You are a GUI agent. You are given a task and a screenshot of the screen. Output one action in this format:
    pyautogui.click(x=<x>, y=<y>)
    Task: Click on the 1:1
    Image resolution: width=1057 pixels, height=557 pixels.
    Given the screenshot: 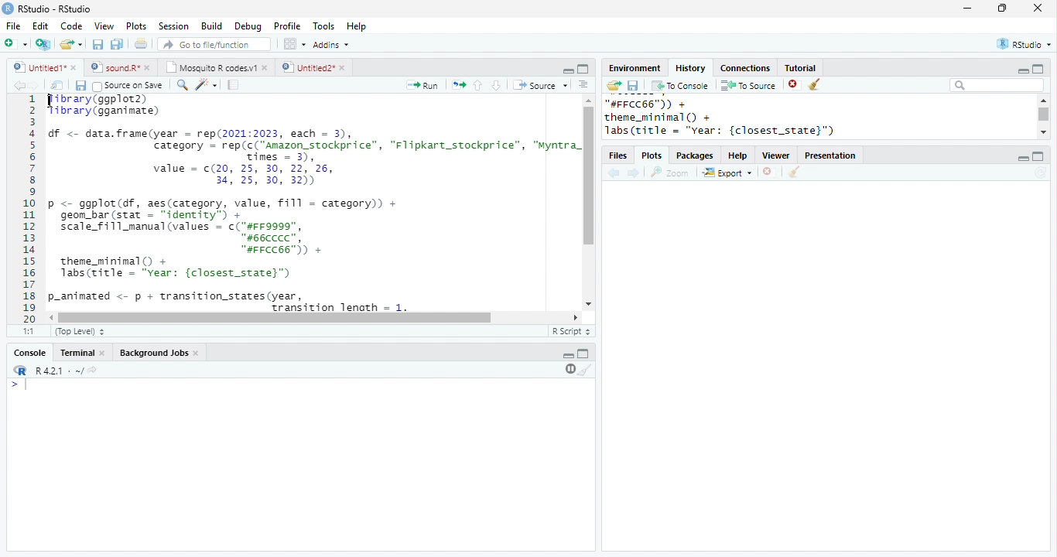 What is the action you would take?
    pyautogui.click(x=29, y=331)
    